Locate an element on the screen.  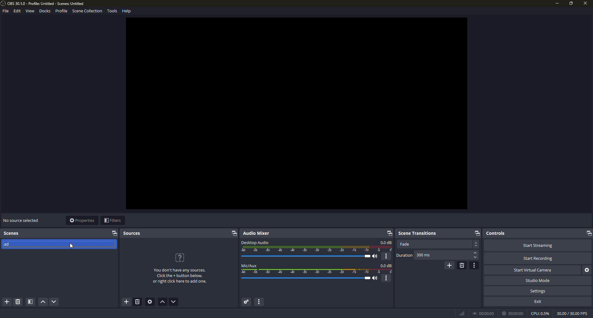
remove configurable transition is located at coordinates (462, 265).